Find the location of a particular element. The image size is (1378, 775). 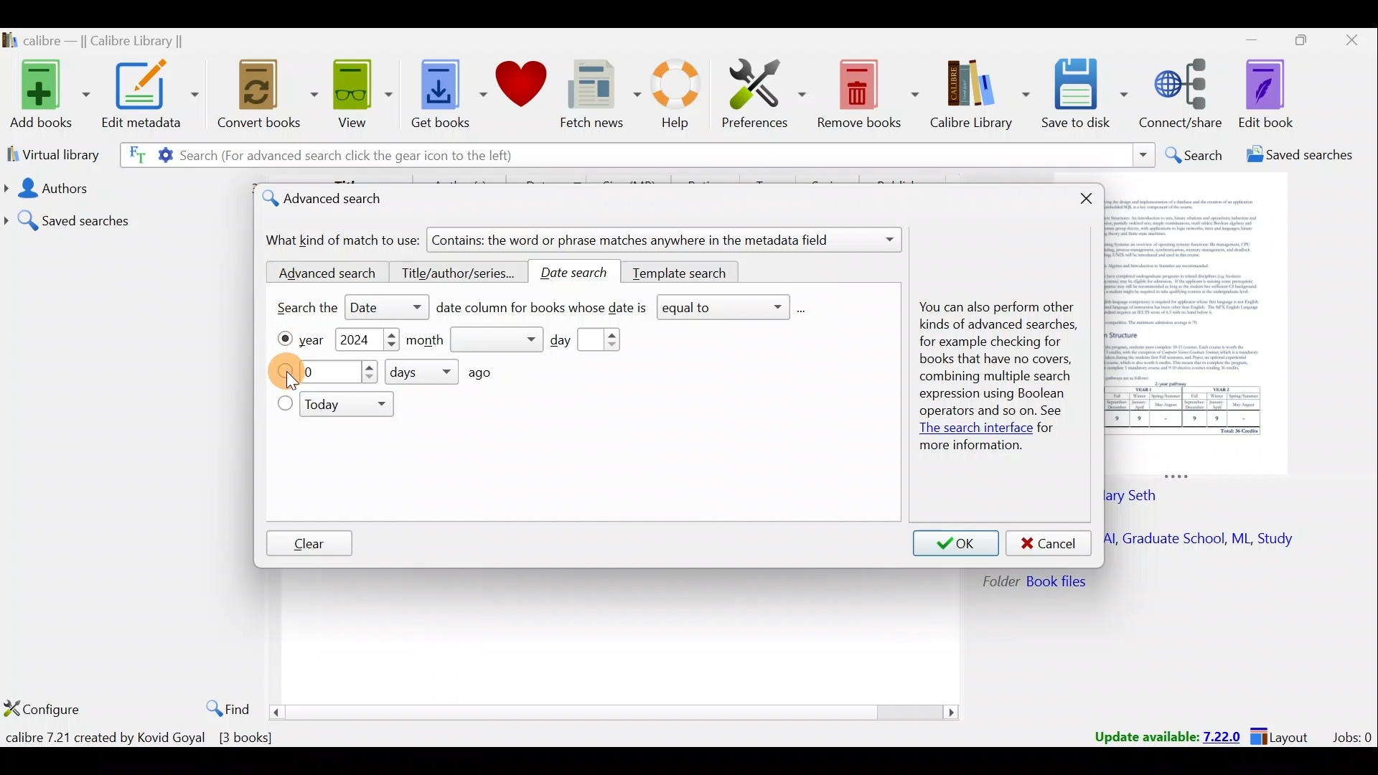

You can also perform other kinds of advanced searches, for example checking for books that have no covers, combining multiple search expression using Boolean operators and so on. See is located at coordinates (994, 362).